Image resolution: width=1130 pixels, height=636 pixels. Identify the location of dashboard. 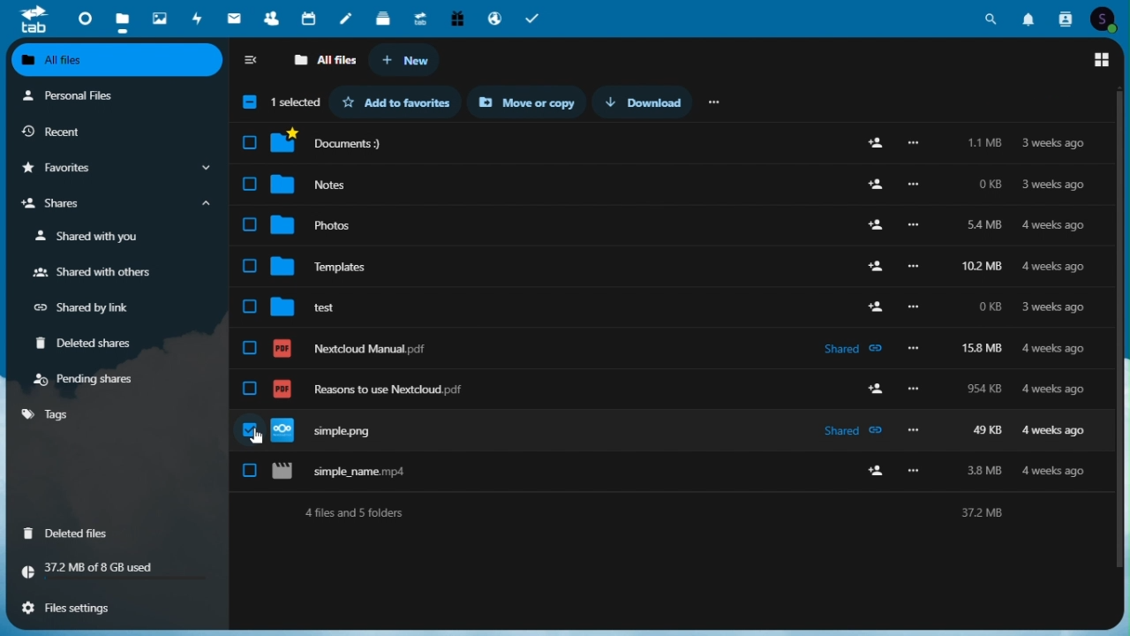
(80, 17).